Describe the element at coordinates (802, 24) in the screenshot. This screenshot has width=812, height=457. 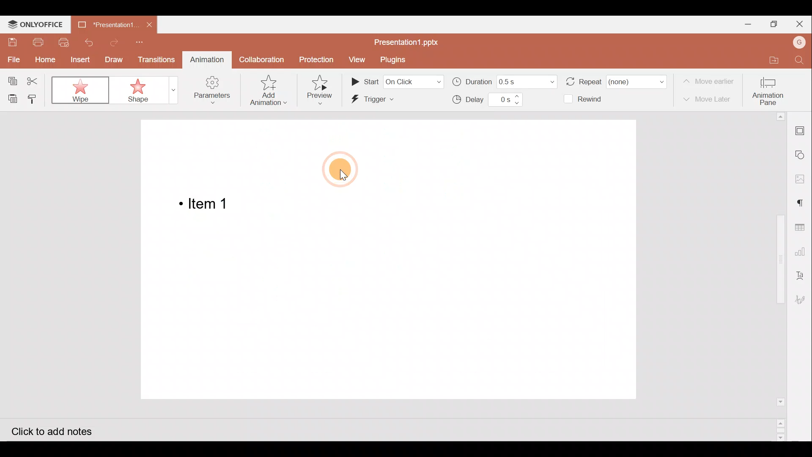
I see `Close` at that location.